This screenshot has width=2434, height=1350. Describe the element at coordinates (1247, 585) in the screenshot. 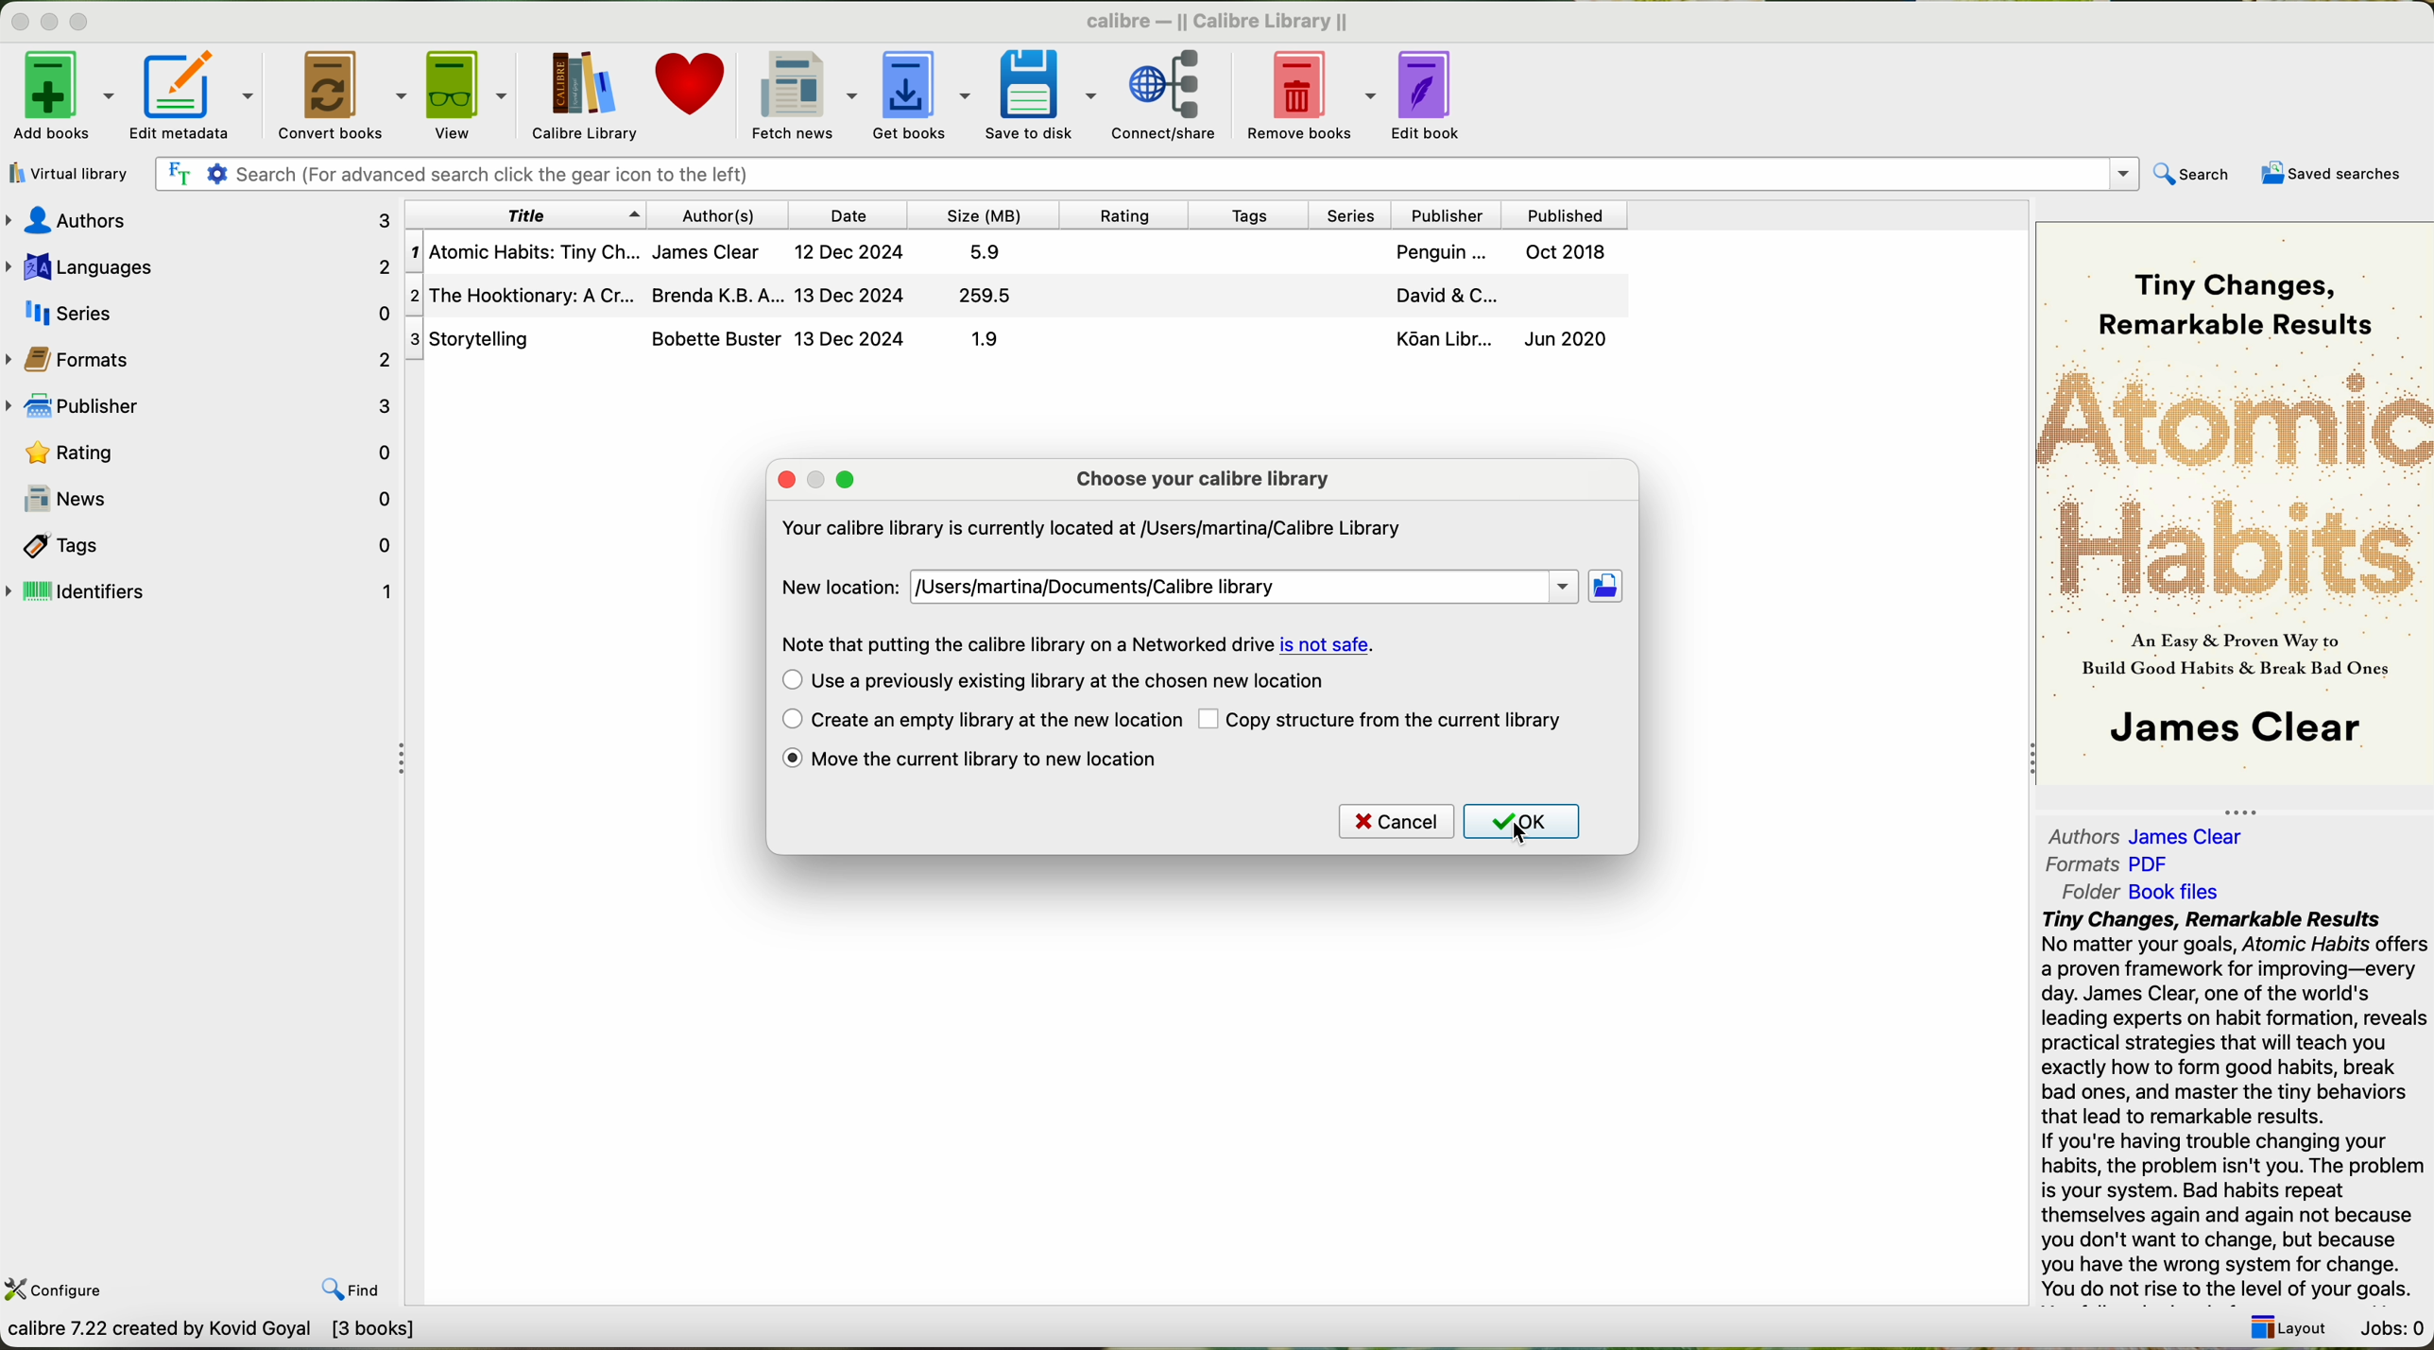

I see `/Users/martina/Documents/Calibre library` at that location.